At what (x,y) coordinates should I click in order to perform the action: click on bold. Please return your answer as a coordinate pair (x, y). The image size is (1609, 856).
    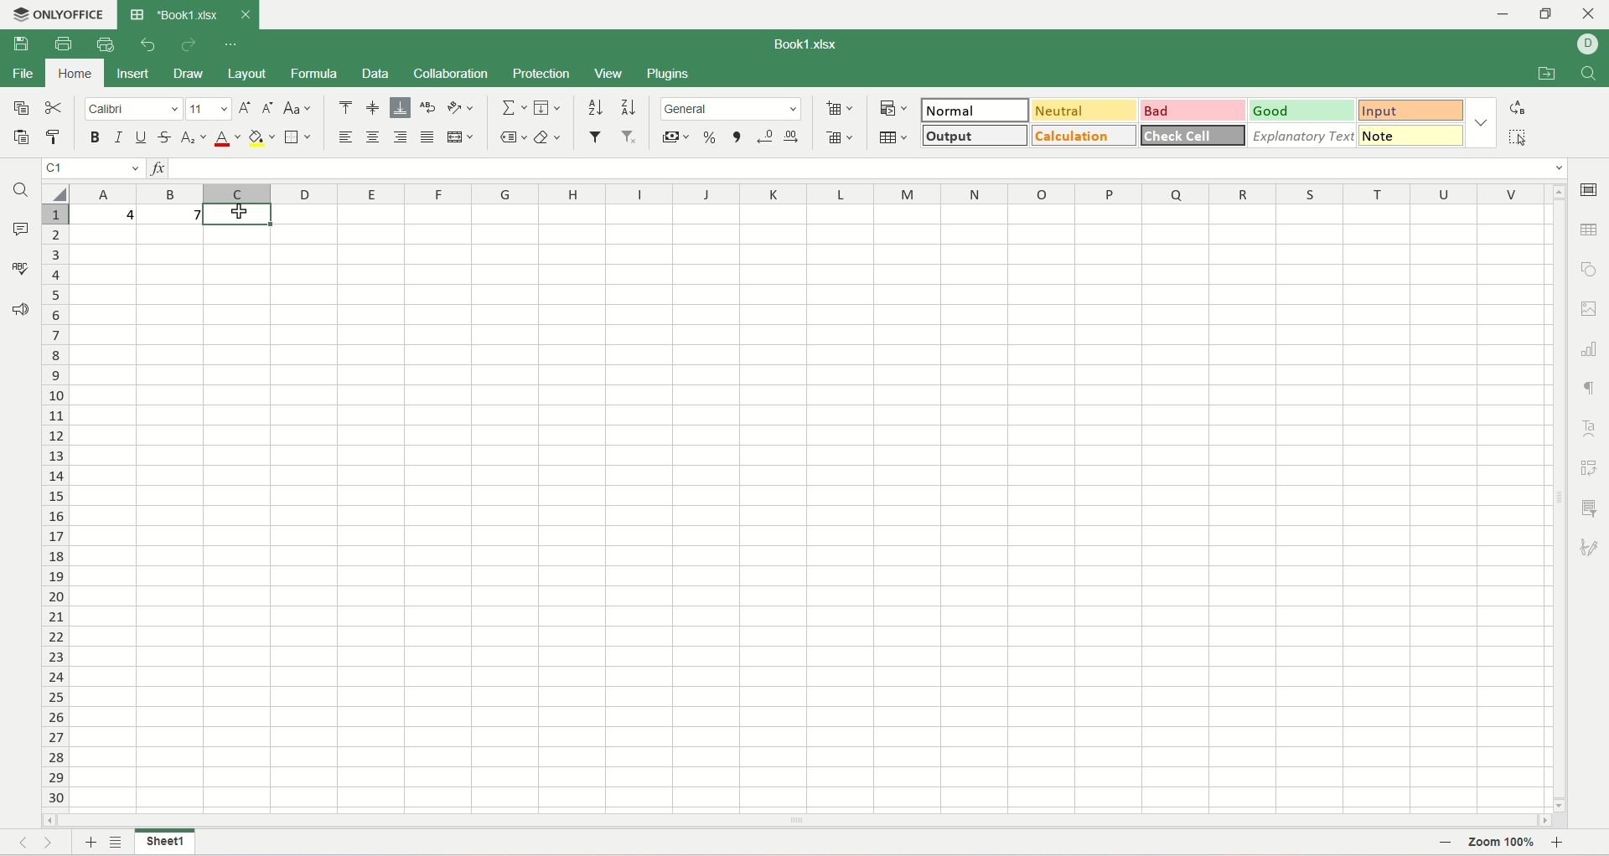
    Looking at the image, I should click on (96, 137).